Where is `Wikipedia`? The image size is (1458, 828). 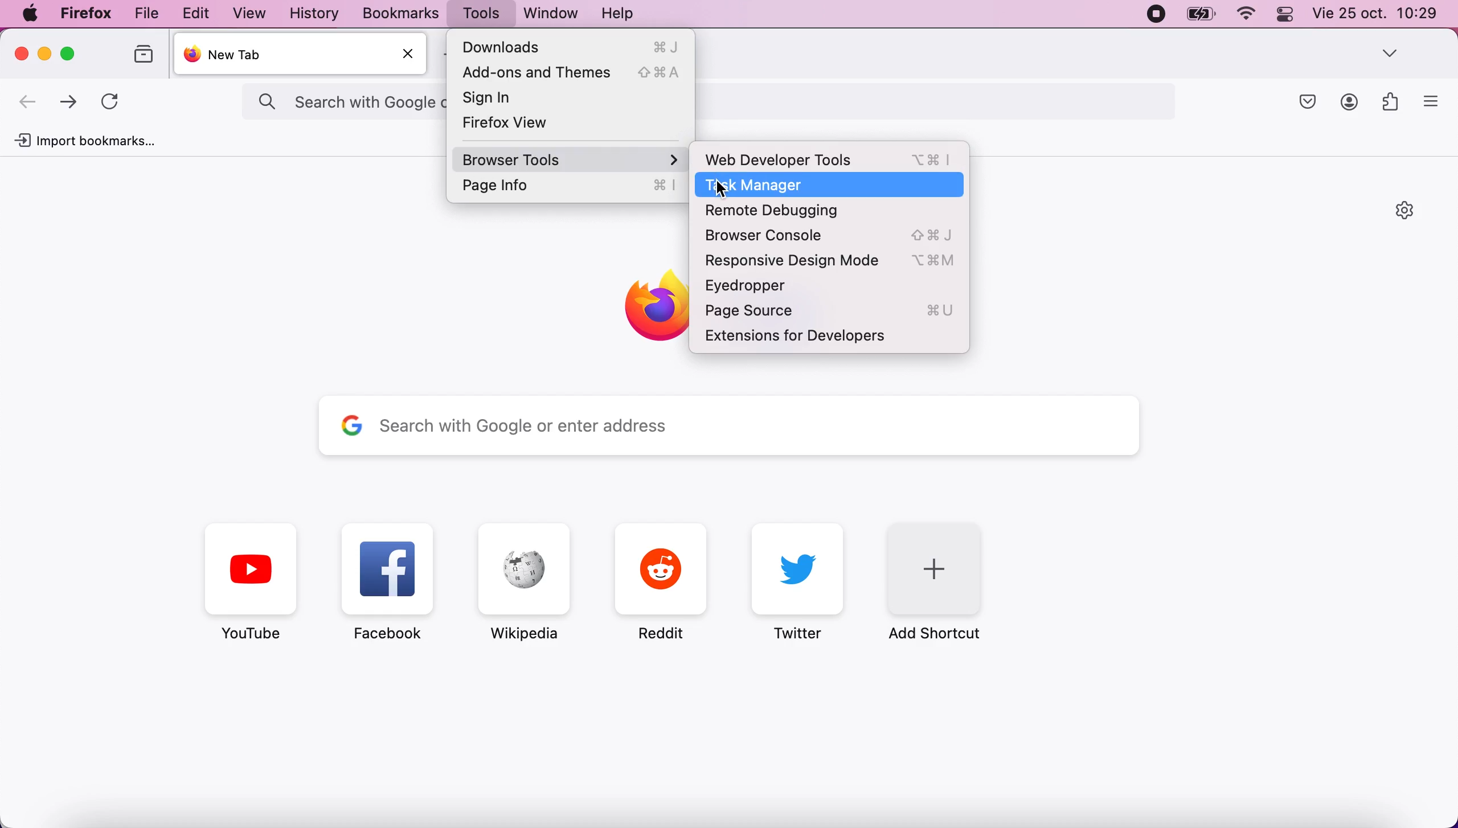
Wikipedia is located at coordinates (524, 582).